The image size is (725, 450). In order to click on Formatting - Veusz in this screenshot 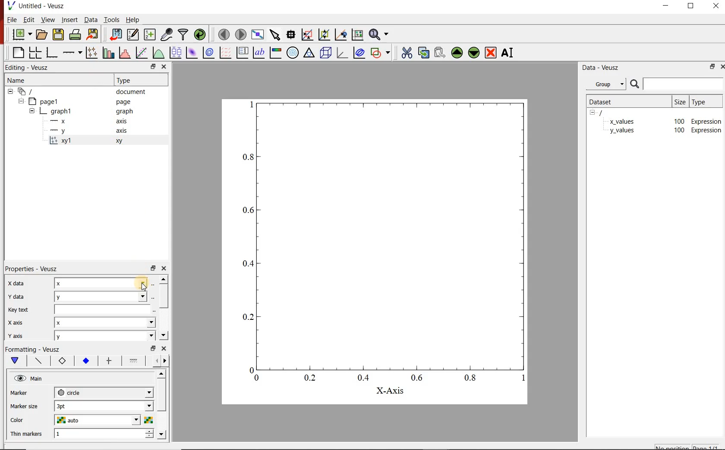, I will do `click(35, 349)`.